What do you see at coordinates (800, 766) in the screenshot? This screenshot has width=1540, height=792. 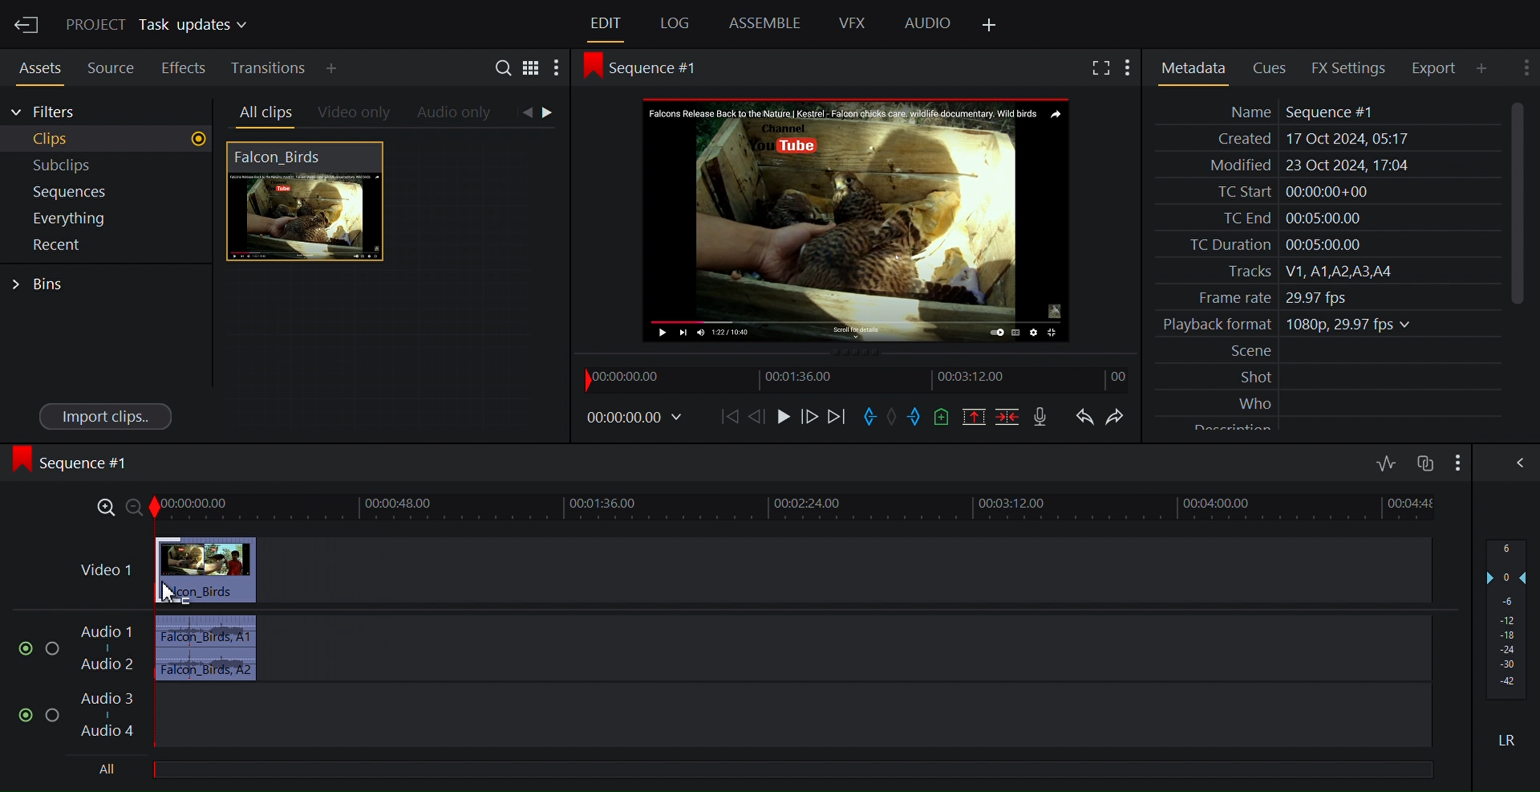 I see `All` at bounding box center [800, 766].